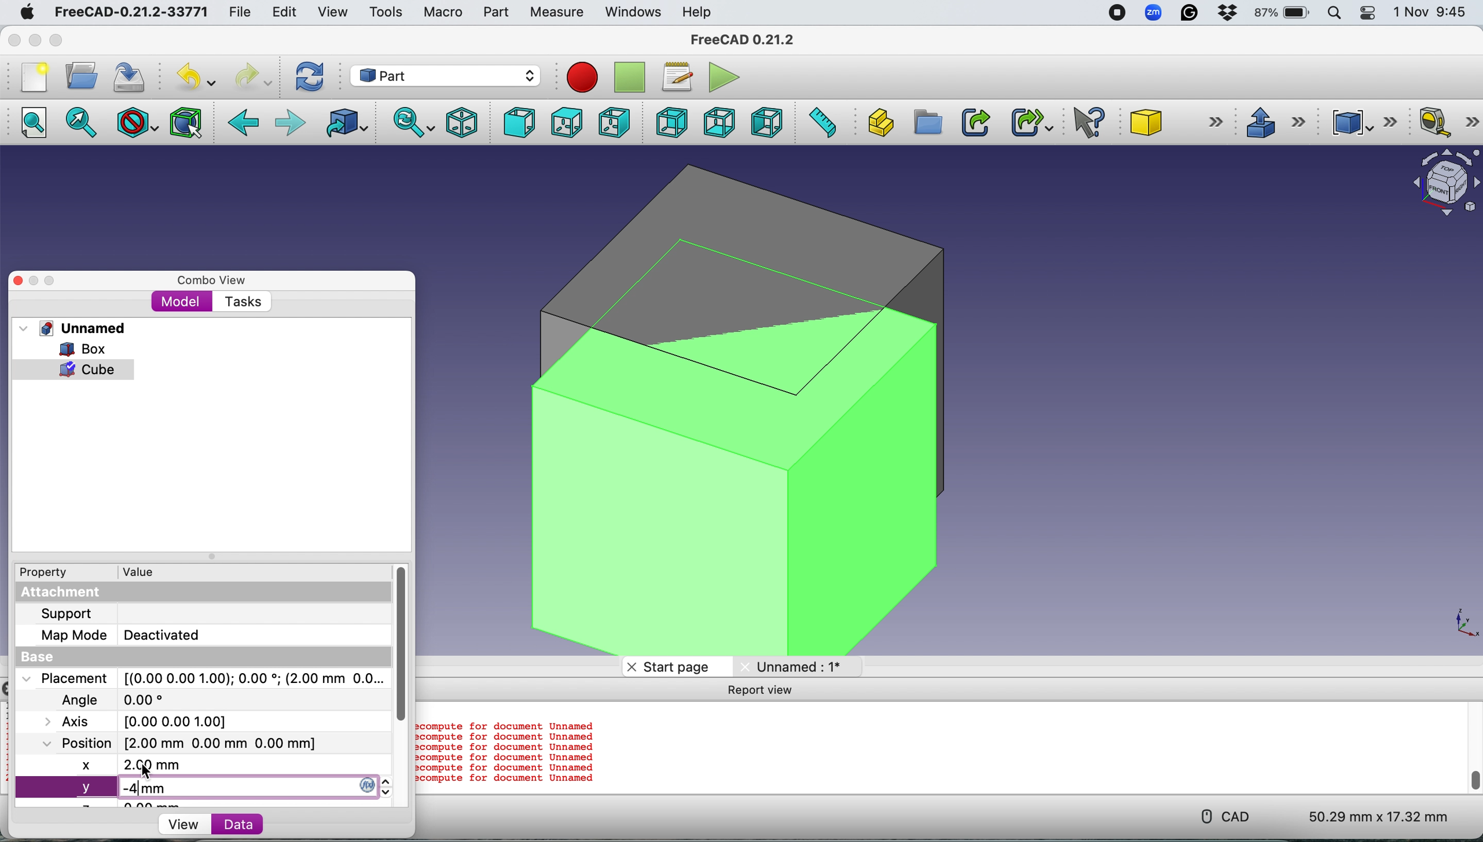  Describe the element at coordinates (633, 13) in the screenshot. I see `Windows` at that location.